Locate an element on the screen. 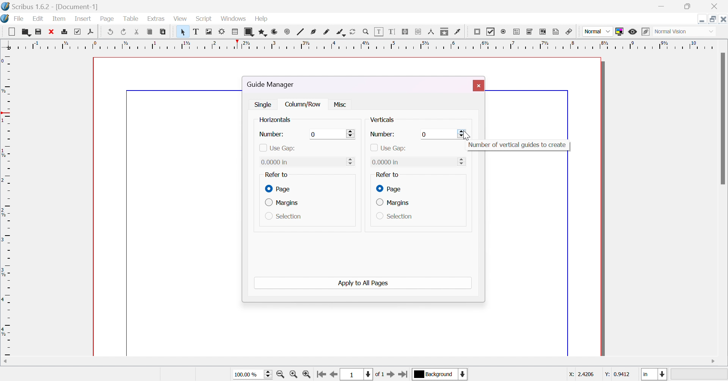  link annotation is located at coordinates (570, 32).